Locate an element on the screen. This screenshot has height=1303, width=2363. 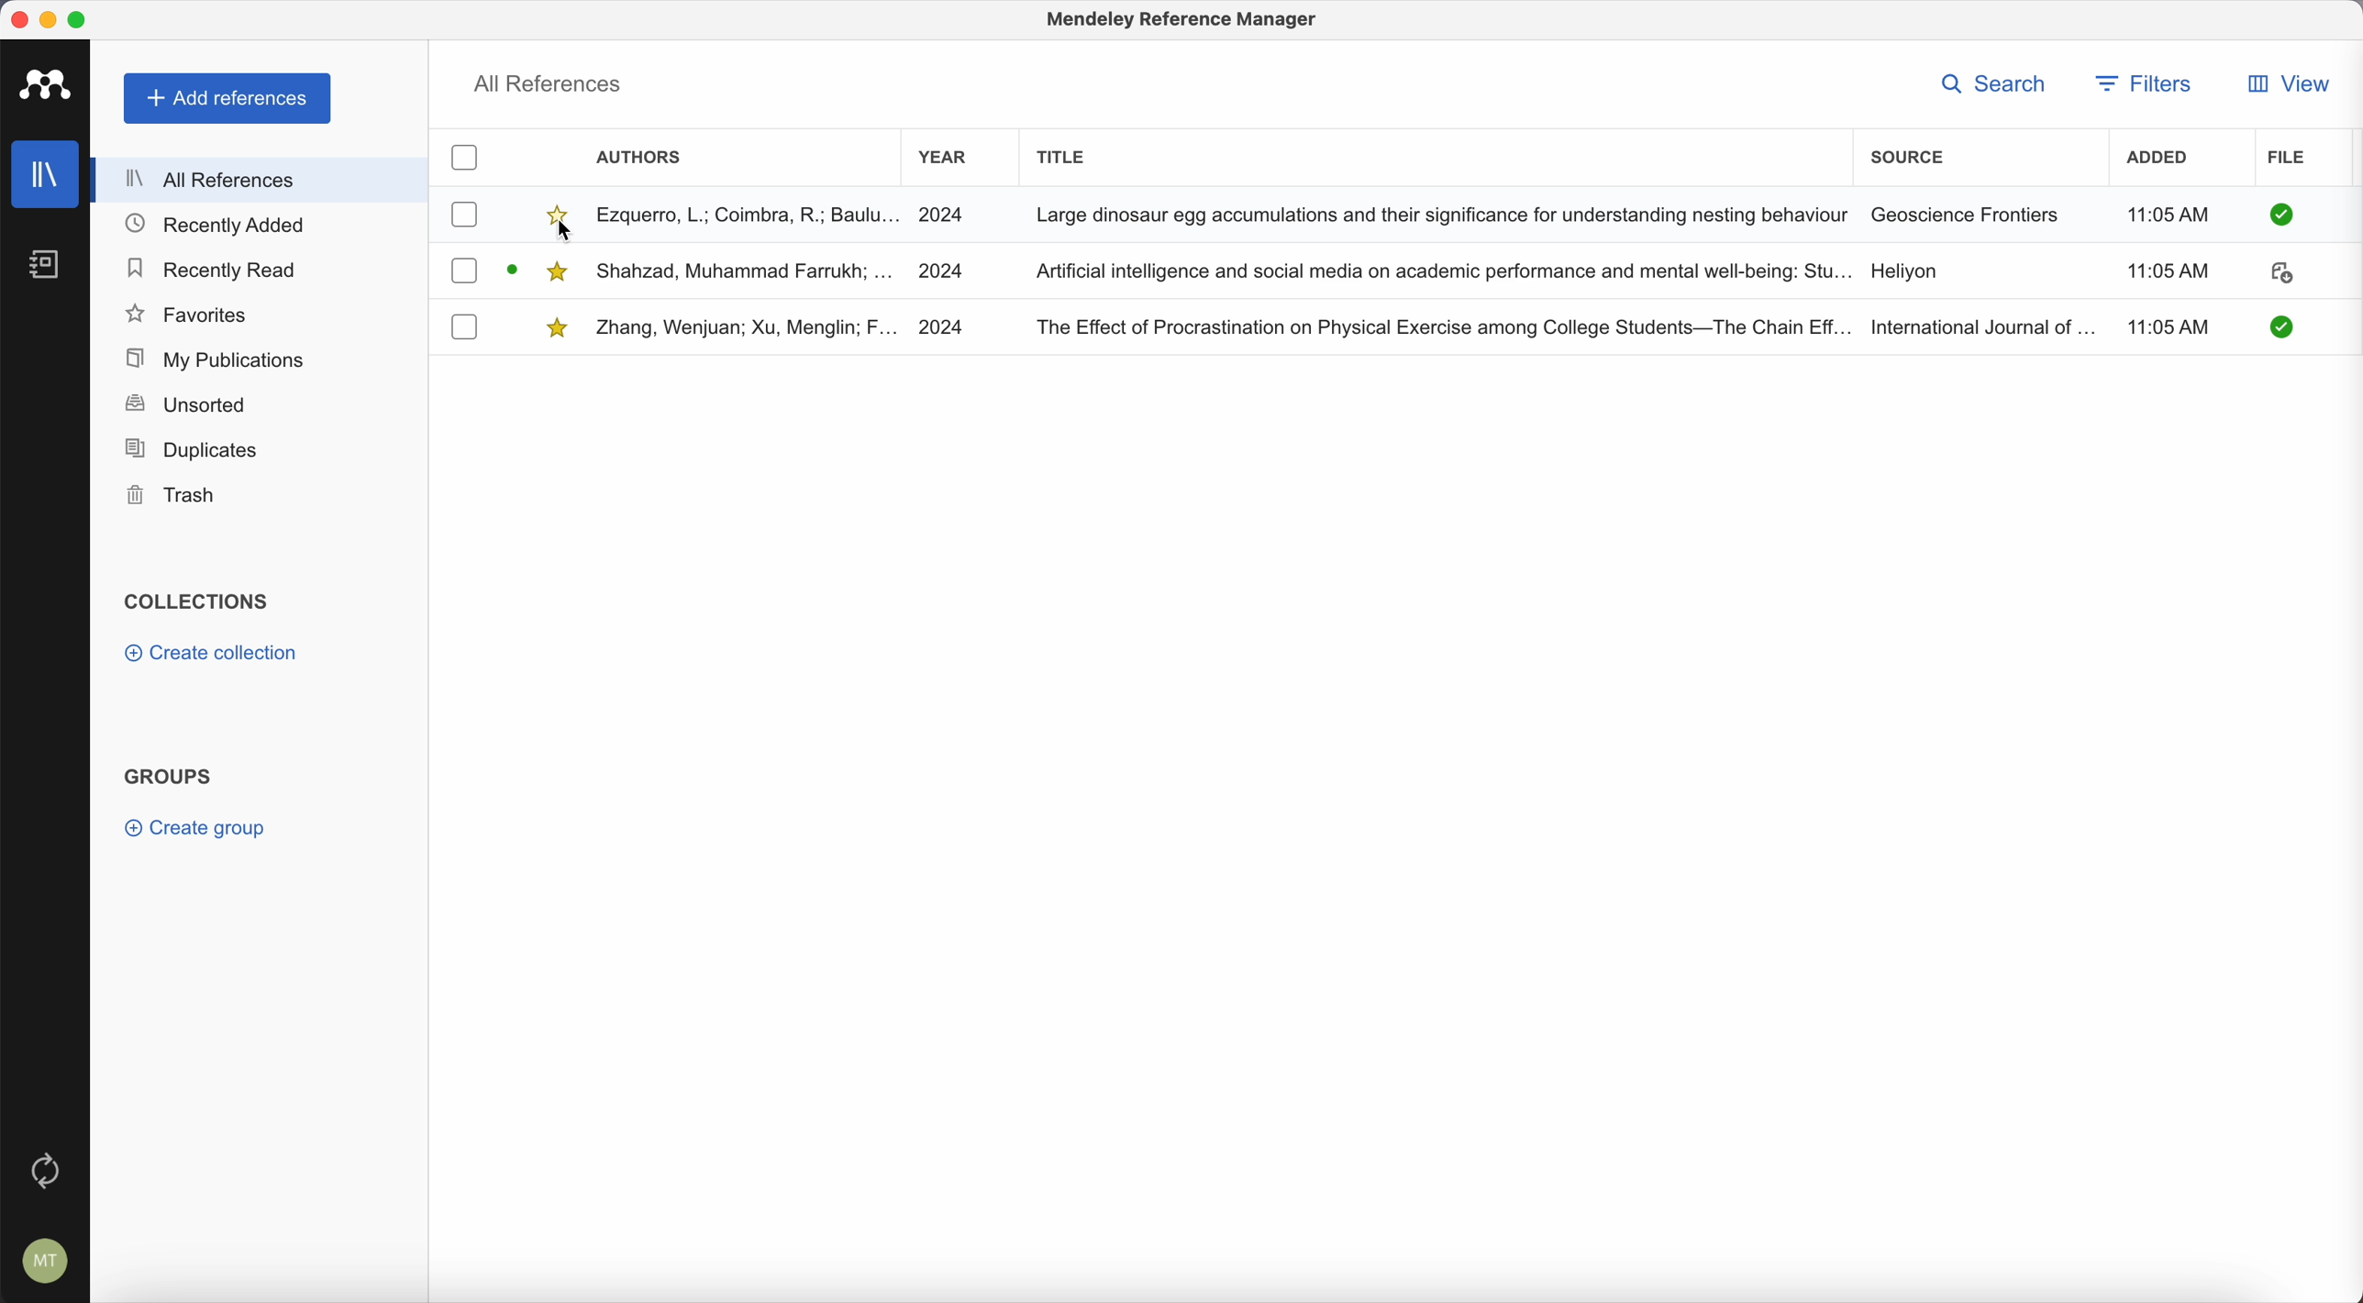
my publications is located at coordinates (211, 357).